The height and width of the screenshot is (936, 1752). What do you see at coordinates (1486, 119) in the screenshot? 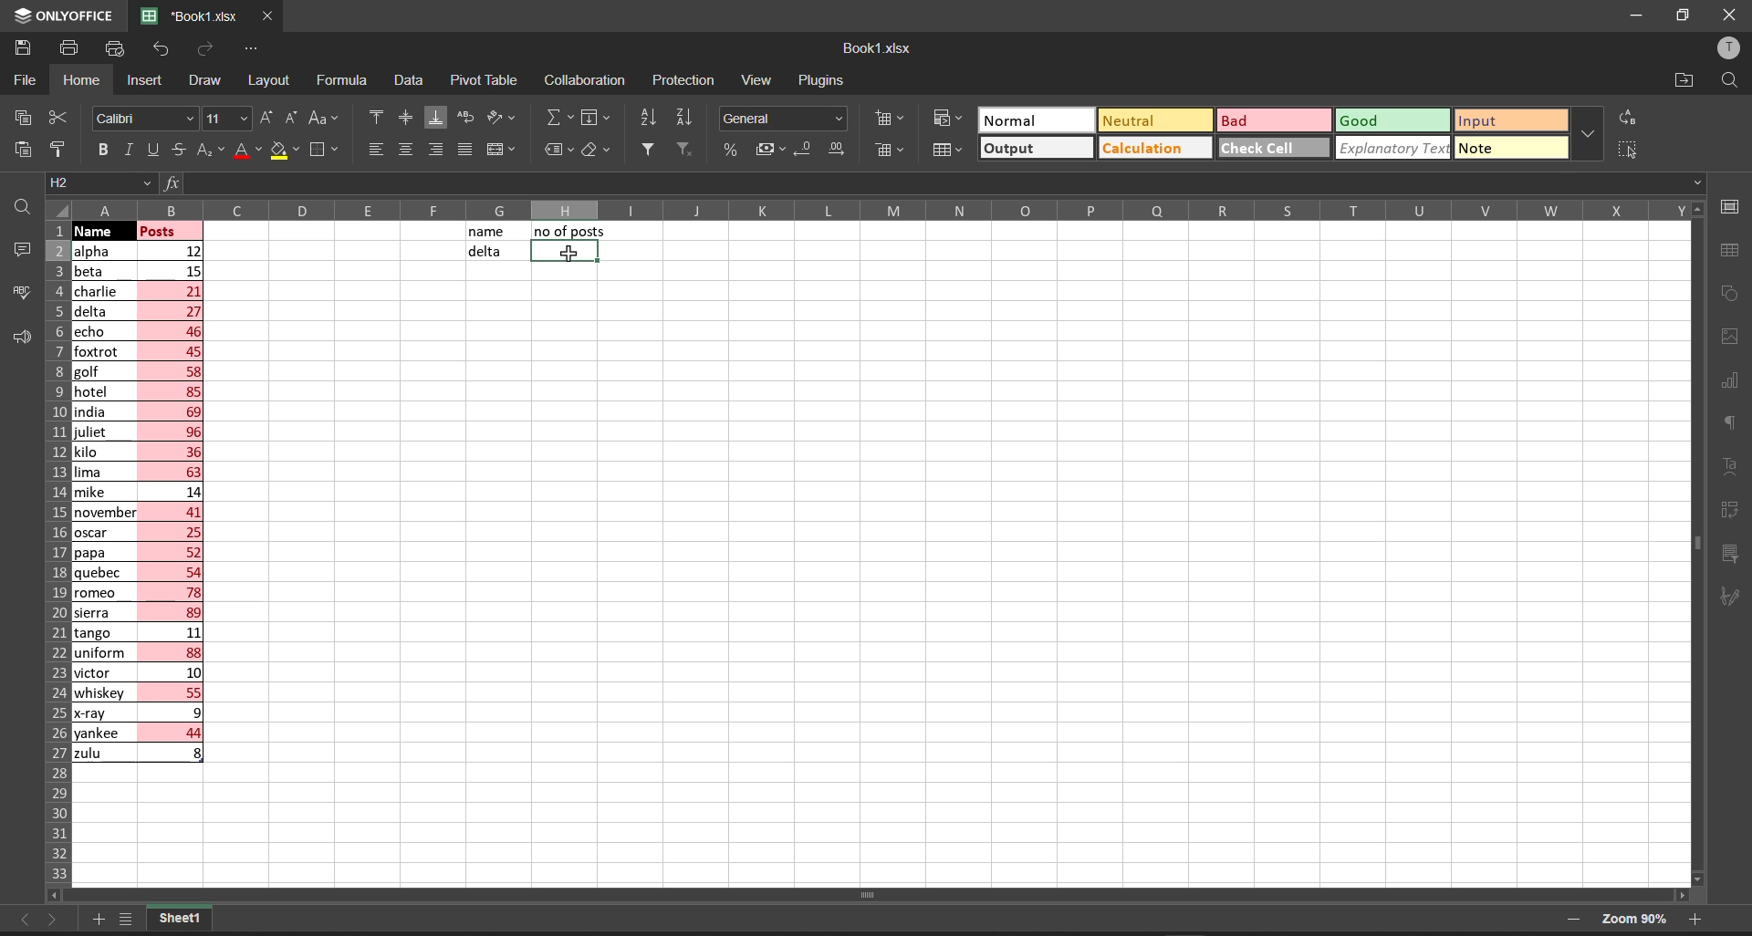
I see `input` at bounding box center [1486, 119].